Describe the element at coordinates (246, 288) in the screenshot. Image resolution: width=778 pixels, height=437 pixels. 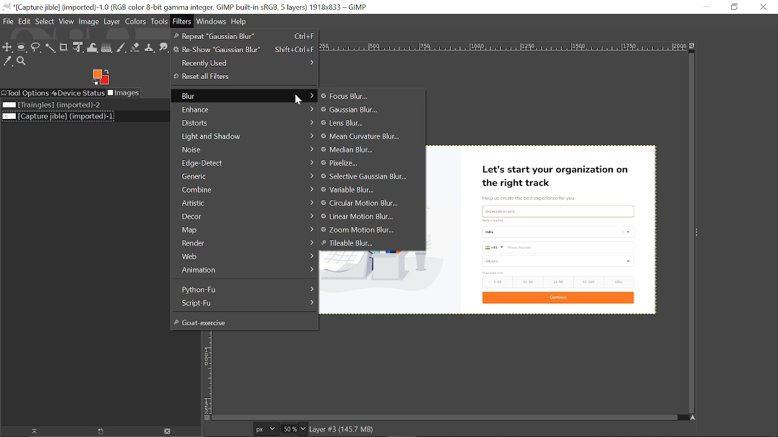
I see `Python-Fu` at that location.